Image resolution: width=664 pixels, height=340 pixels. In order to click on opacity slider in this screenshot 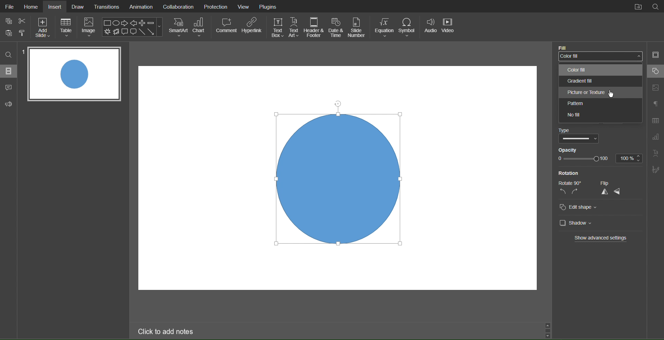, I will do `click(582, 159)`.